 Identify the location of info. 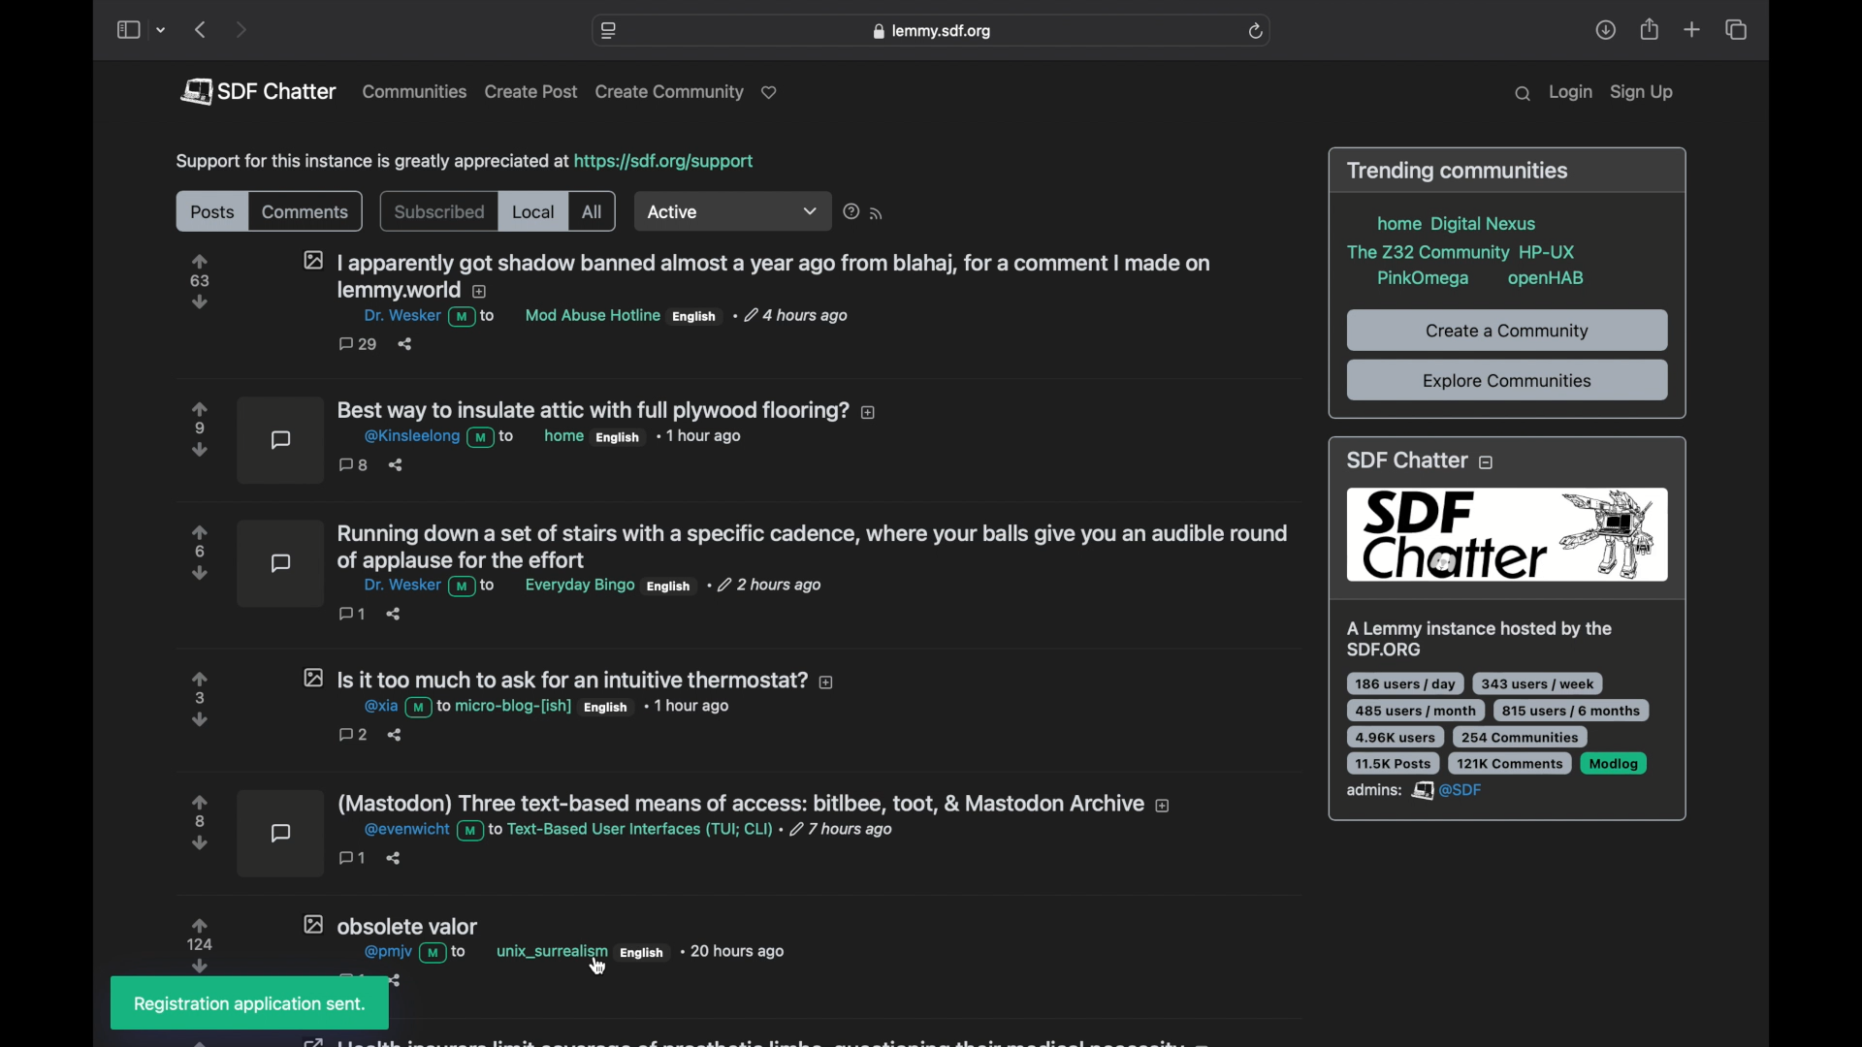
(1464, 249).